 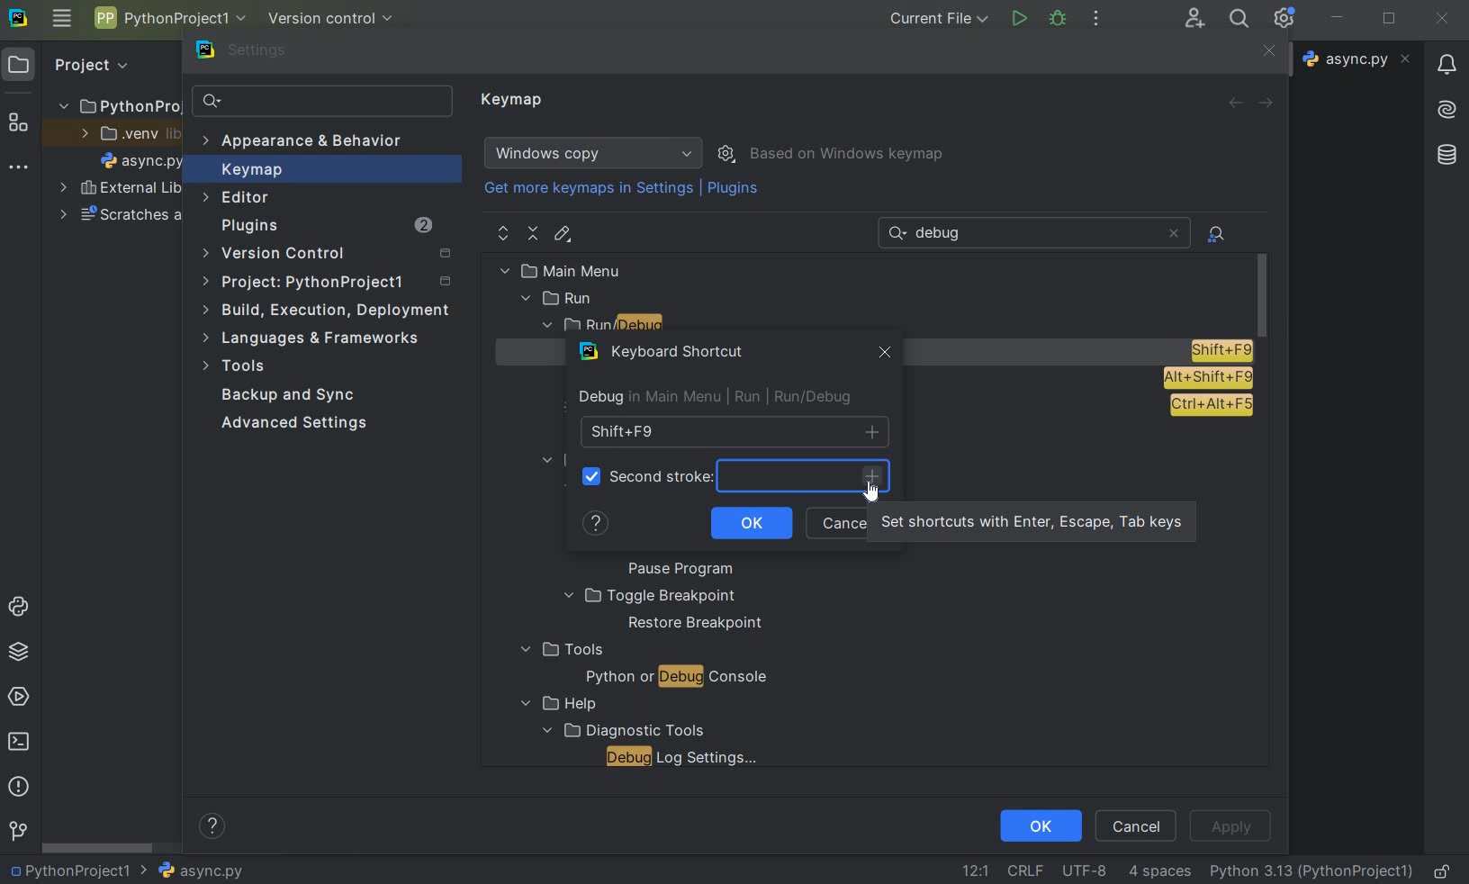 I want to click on cancel, so click(x=1137, y=825).